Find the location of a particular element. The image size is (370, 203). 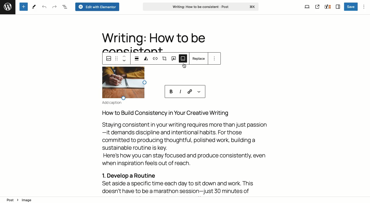

Document overview is located at coordinates (64, 6).